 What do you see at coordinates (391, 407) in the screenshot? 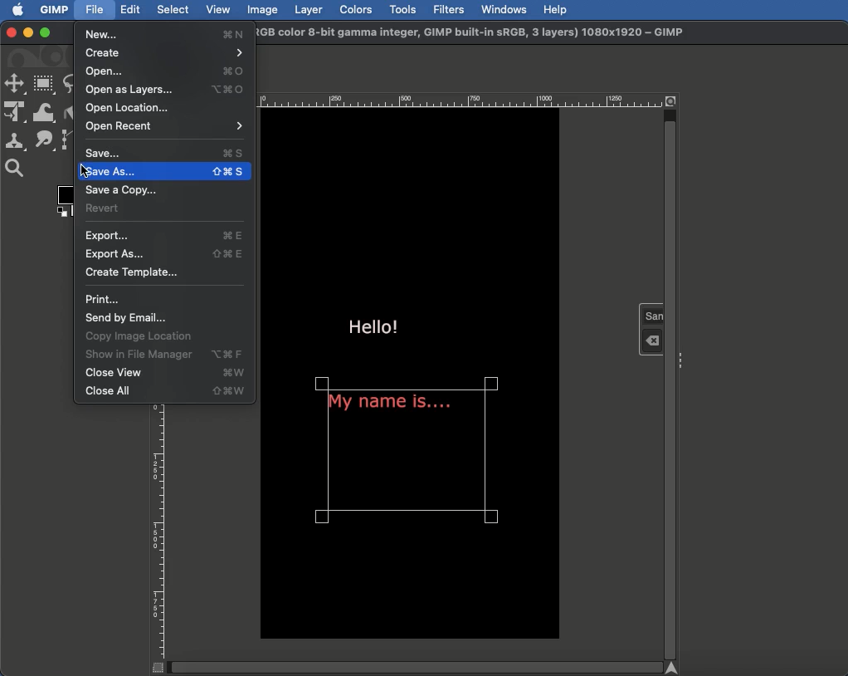
I see `My name is...` at bounding box center [391, 407].